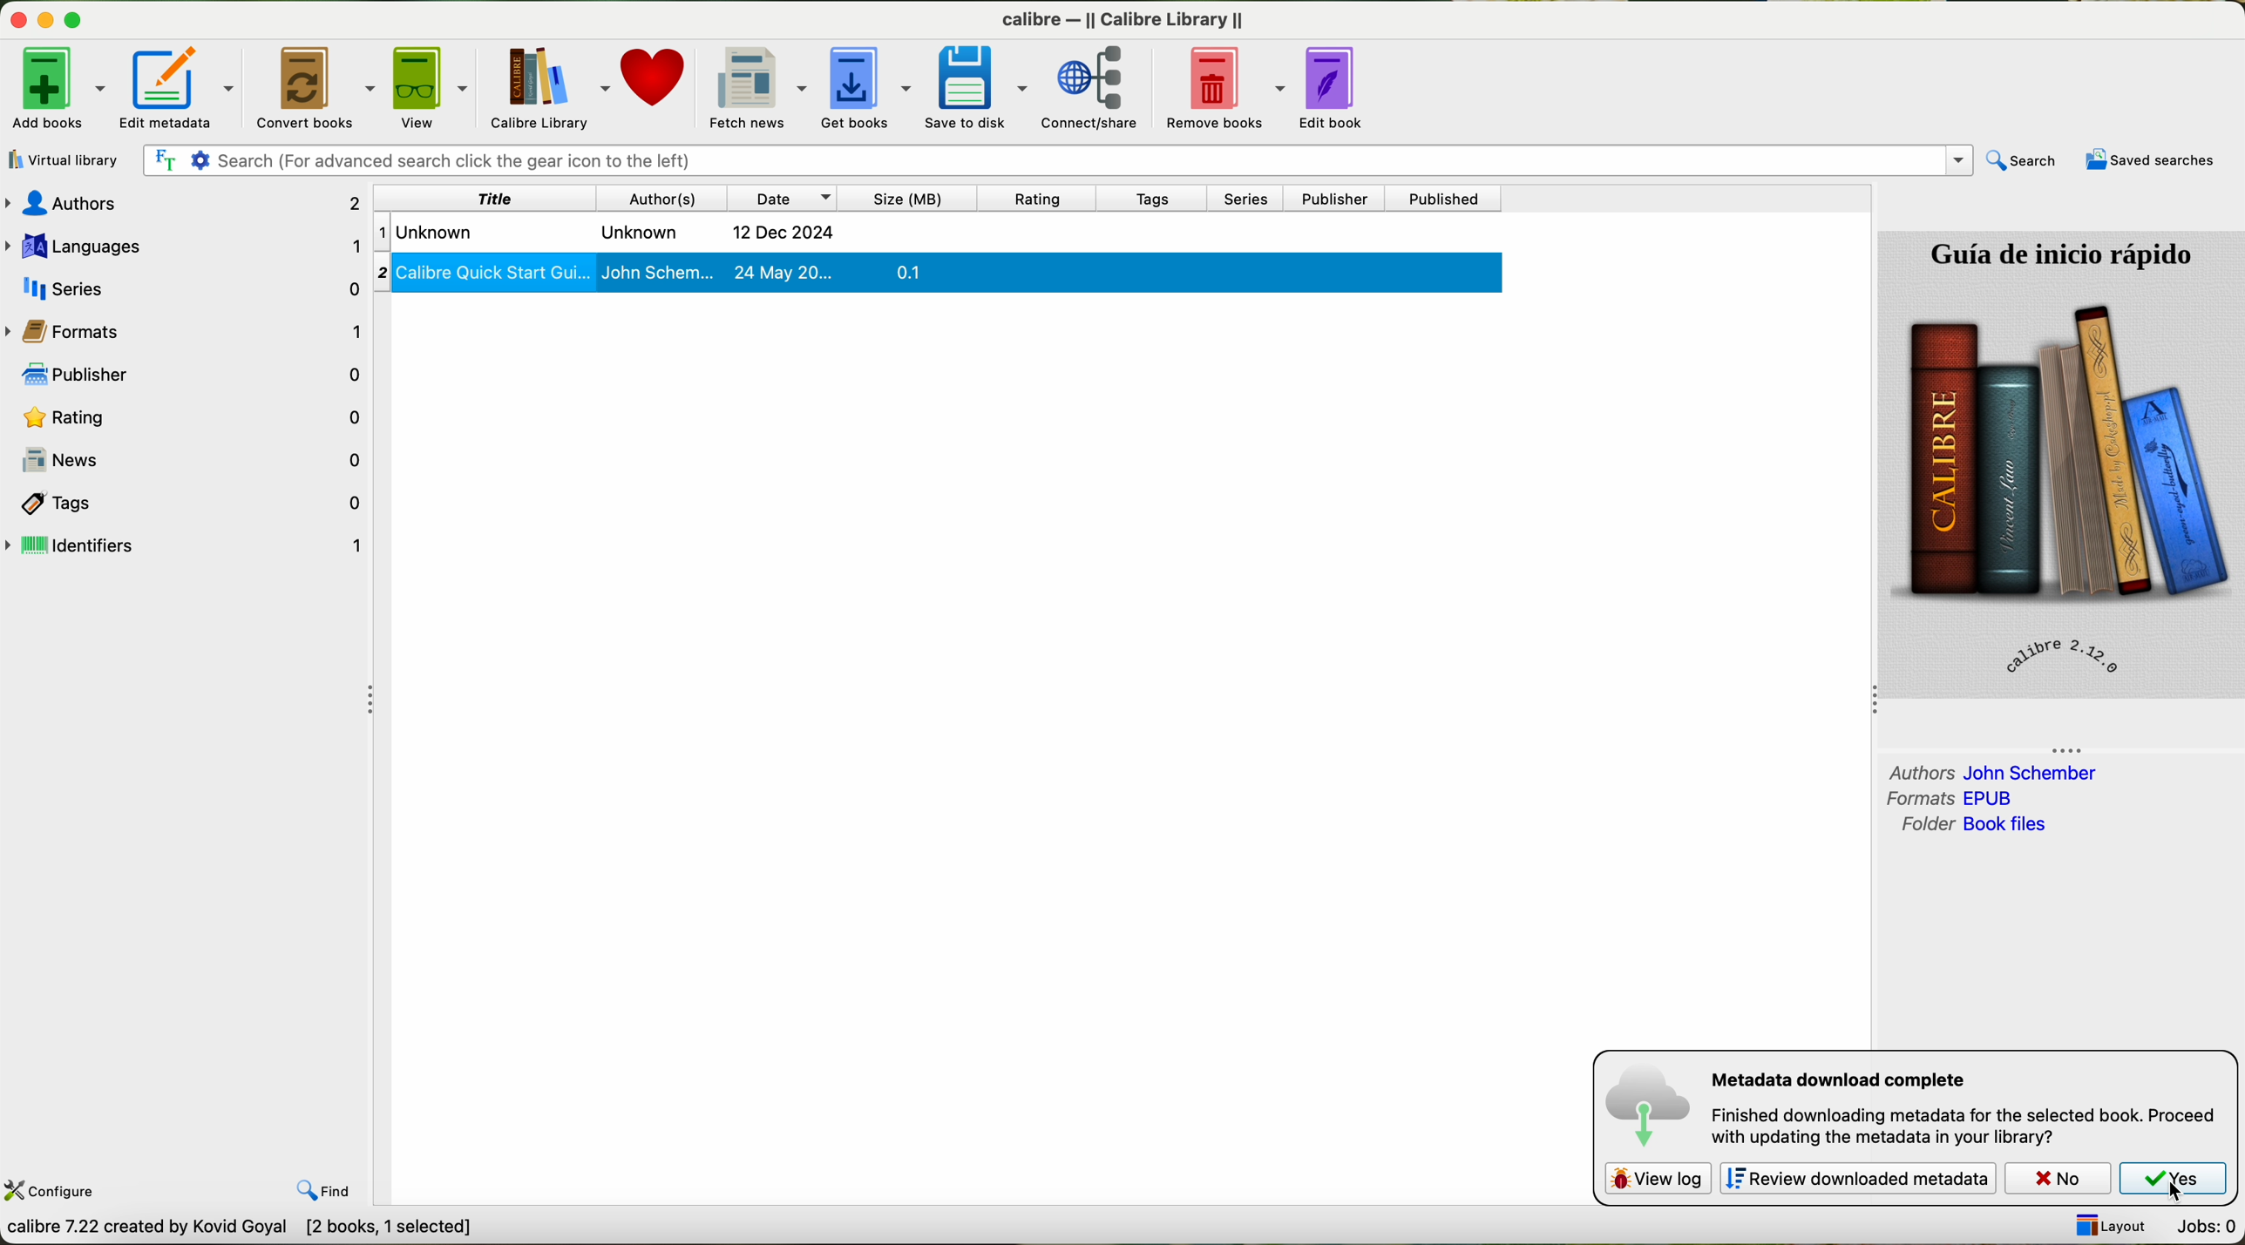 The width and height of the screenshot is (2245, 1245). I want to click on cursor, so click(2167, 1189).